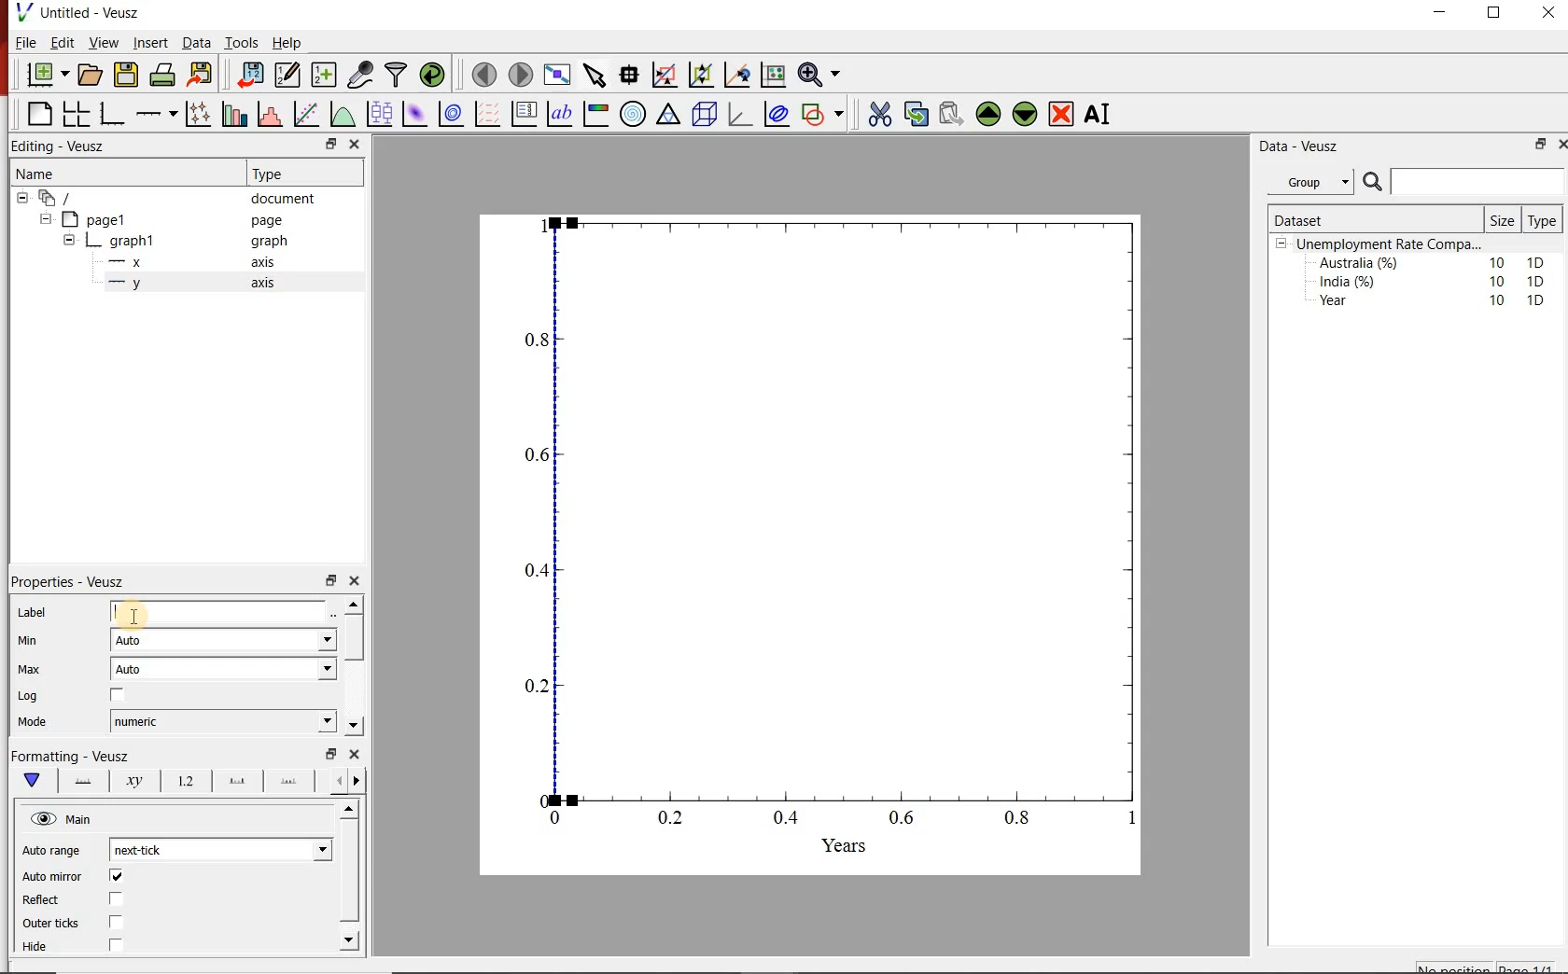  I want to click on Insert, so click(149, 42).